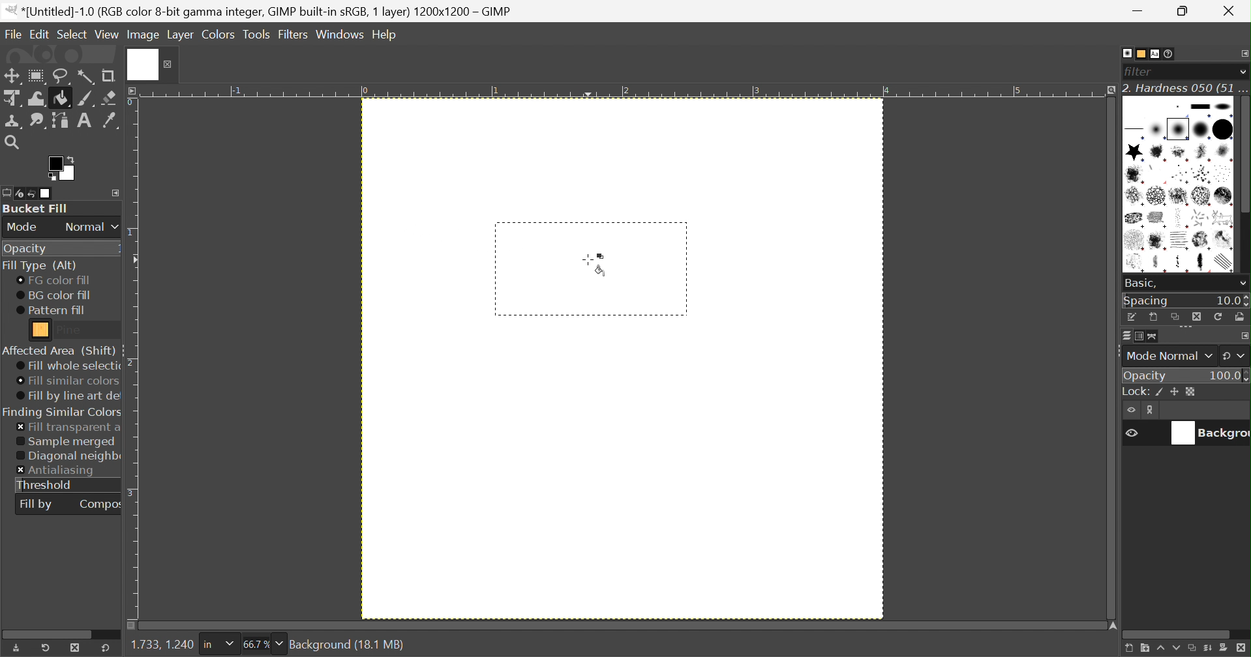 The image size is (1251, 657). Describe the element at coordinates (1223, 218) in the screenshot. I see `GEGL goat` at that location.